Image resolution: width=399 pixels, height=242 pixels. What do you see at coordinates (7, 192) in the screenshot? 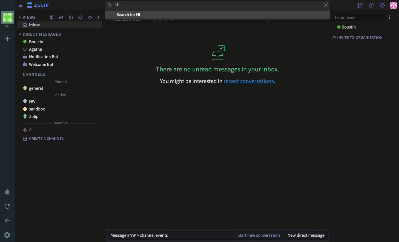
I see `notification` at bounding box center [7, 192].